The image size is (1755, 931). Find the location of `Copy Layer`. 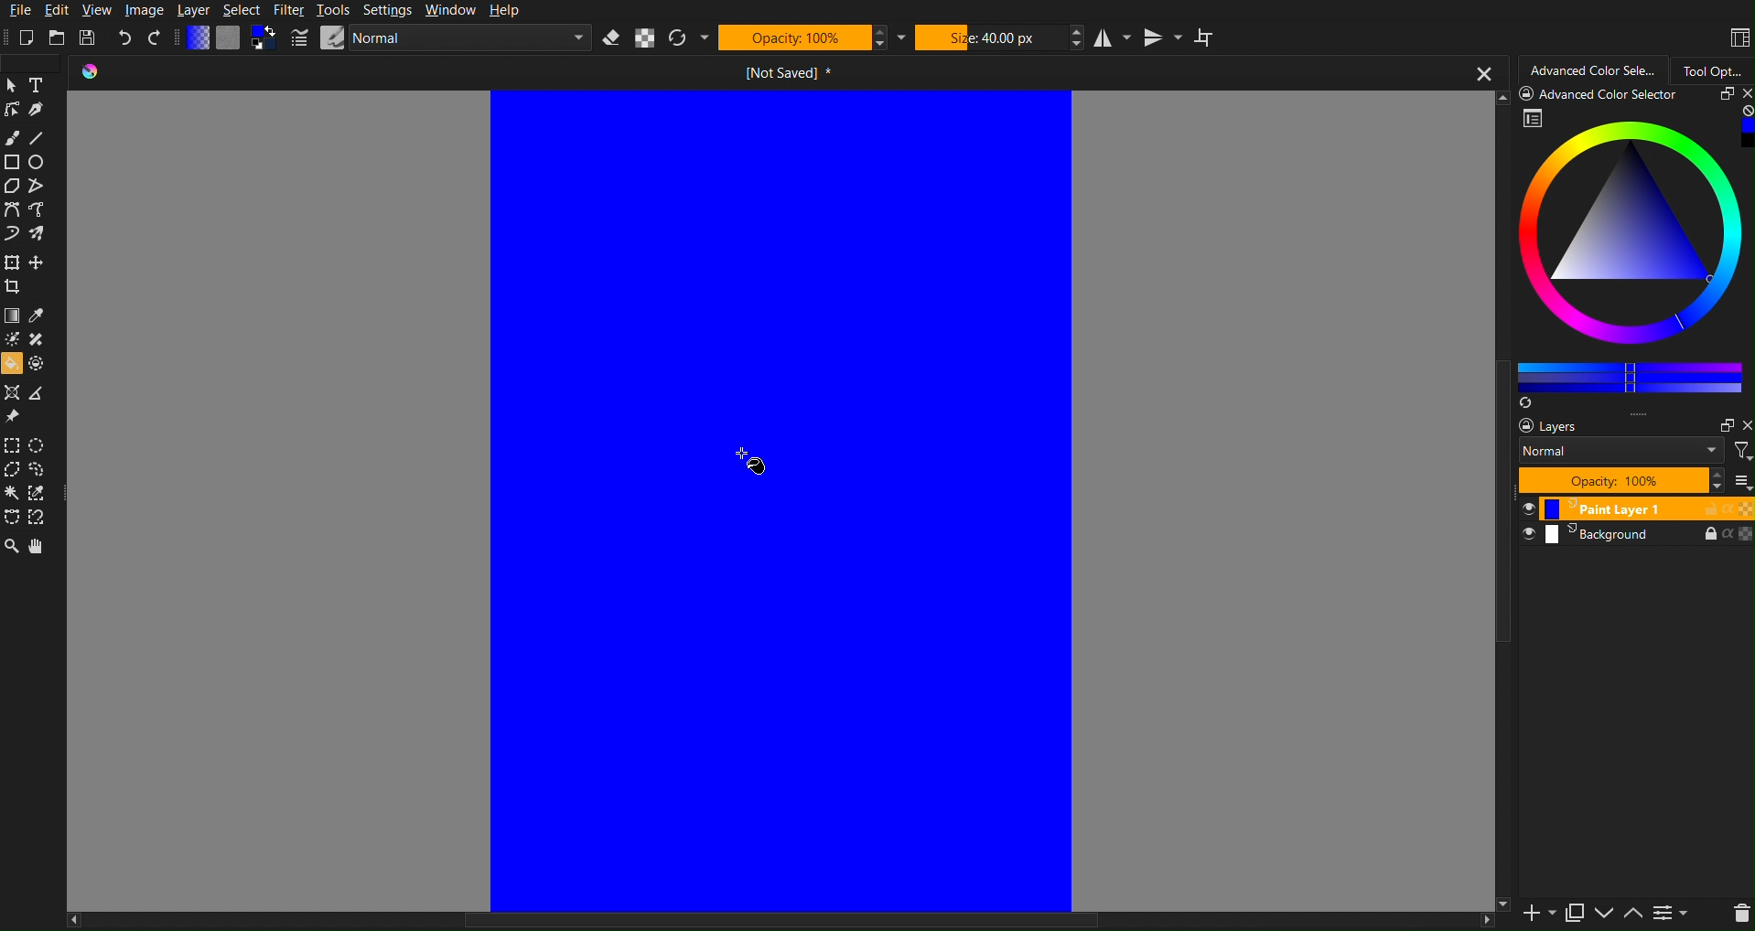

Copy Layer is located at coordinates (1570, 910).